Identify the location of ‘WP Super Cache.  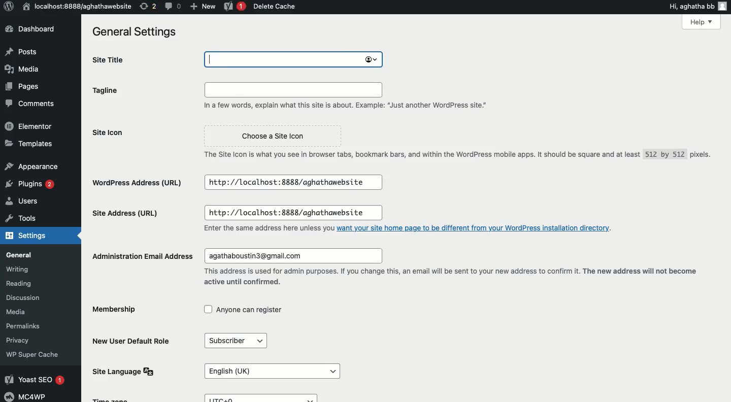
(33, 354).